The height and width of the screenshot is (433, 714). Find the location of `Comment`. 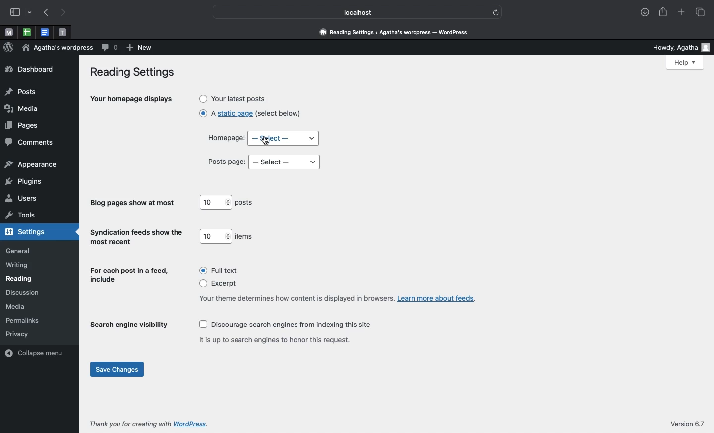

Comment is located at coordinates (110, 48).